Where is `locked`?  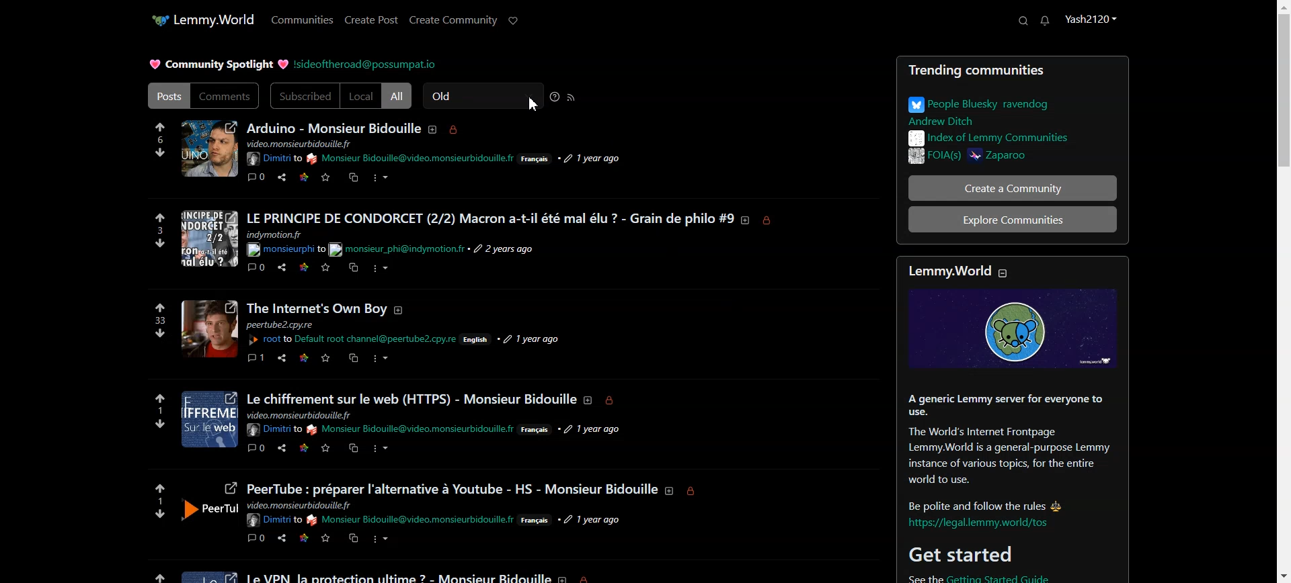 locked is located at coordinates (611, 401).